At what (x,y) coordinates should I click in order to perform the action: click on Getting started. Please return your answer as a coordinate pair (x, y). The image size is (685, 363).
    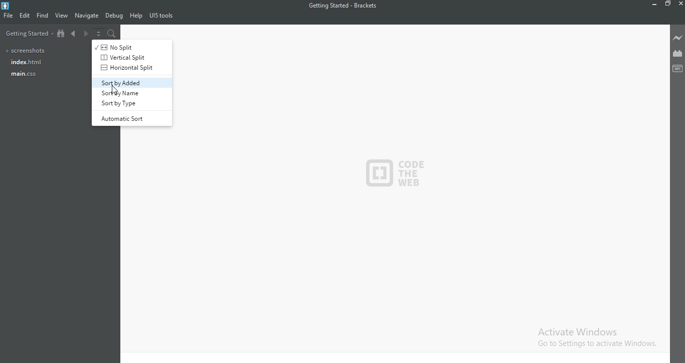
    Looking at the image, I should click on (28, 35).